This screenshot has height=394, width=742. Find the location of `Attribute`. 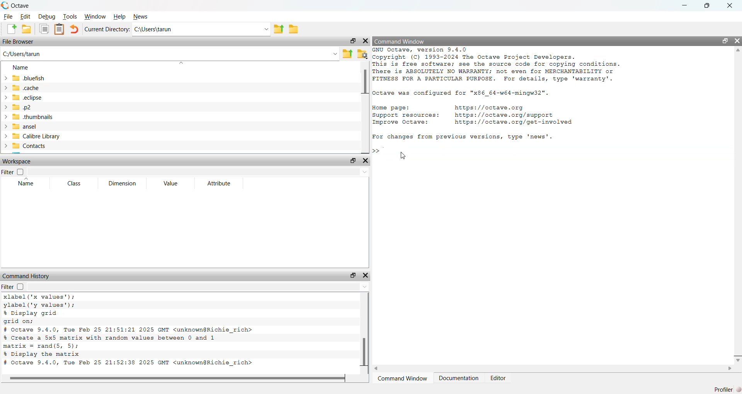

Attribute is located at coordinates (219, 183).